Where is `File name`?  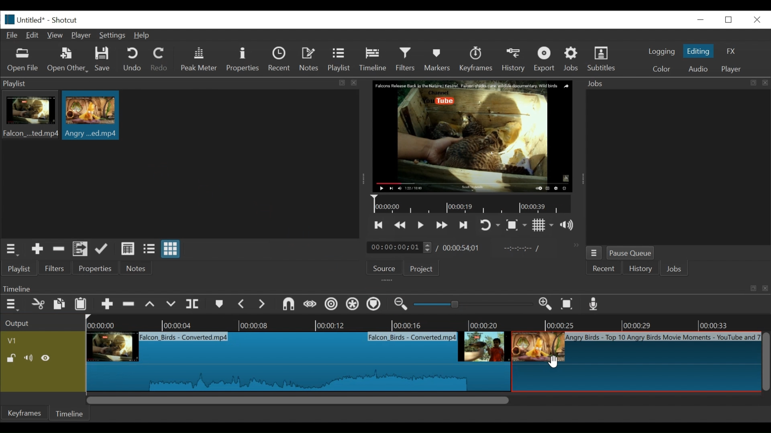
File name is located at coordinates (32, 21).